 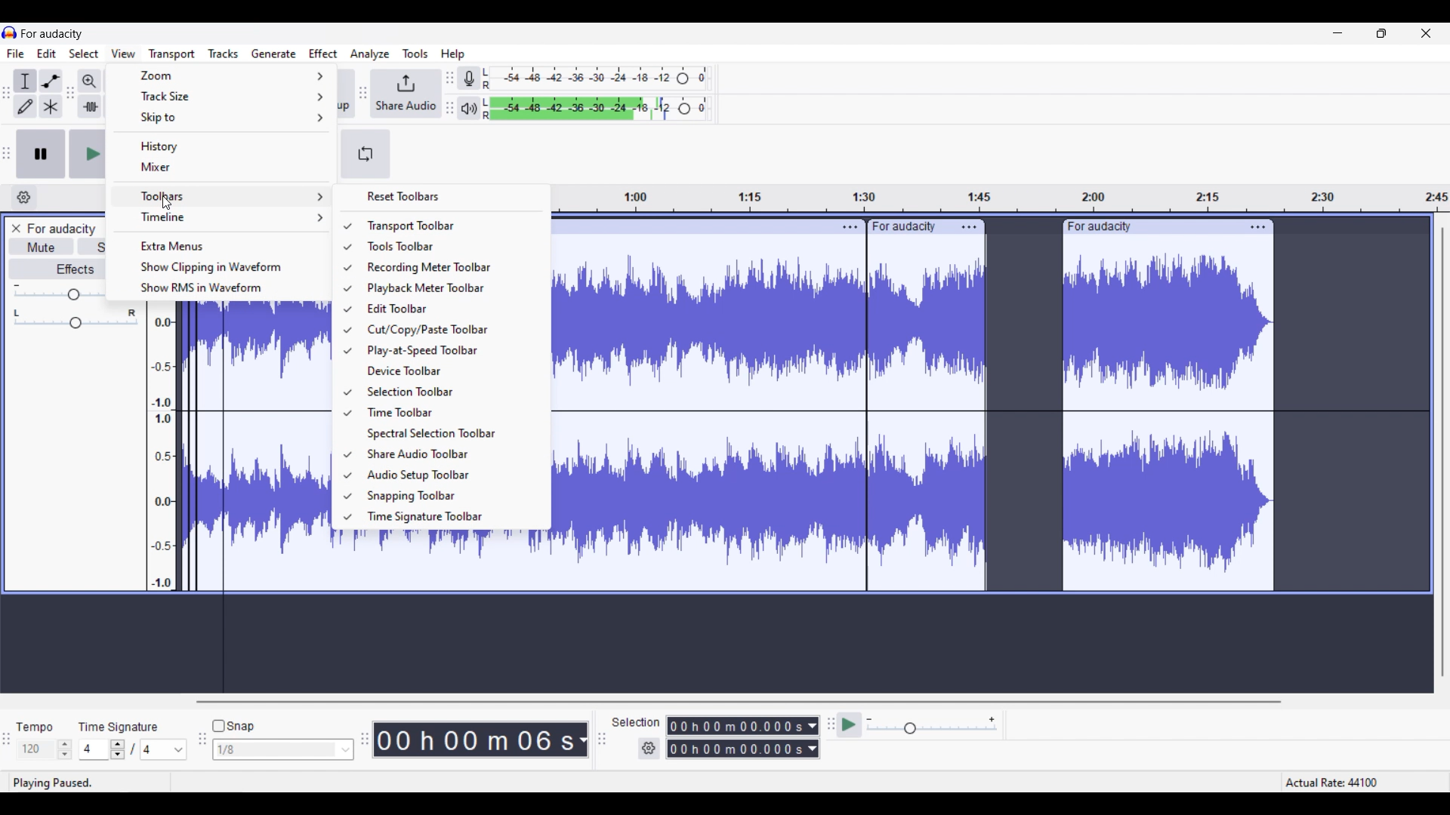 I want to click on View menu, so click(x=124, y=54).